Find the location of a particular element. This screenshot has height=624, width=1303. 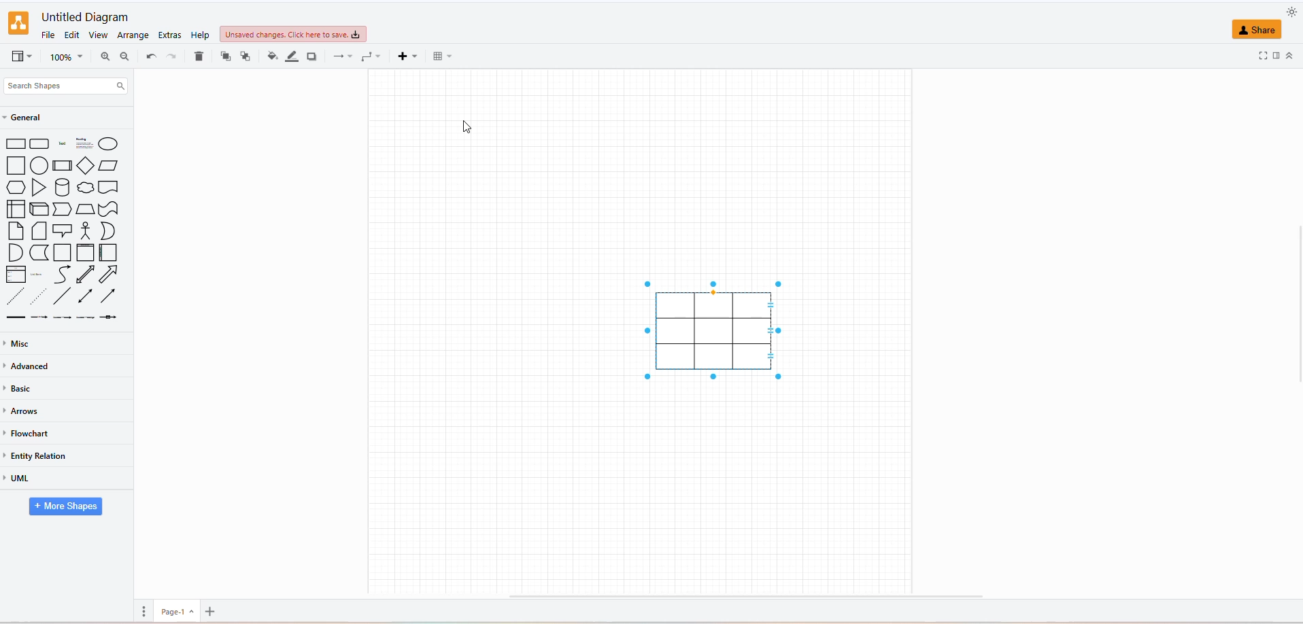

page 1 is located at coordinates (177, 612).